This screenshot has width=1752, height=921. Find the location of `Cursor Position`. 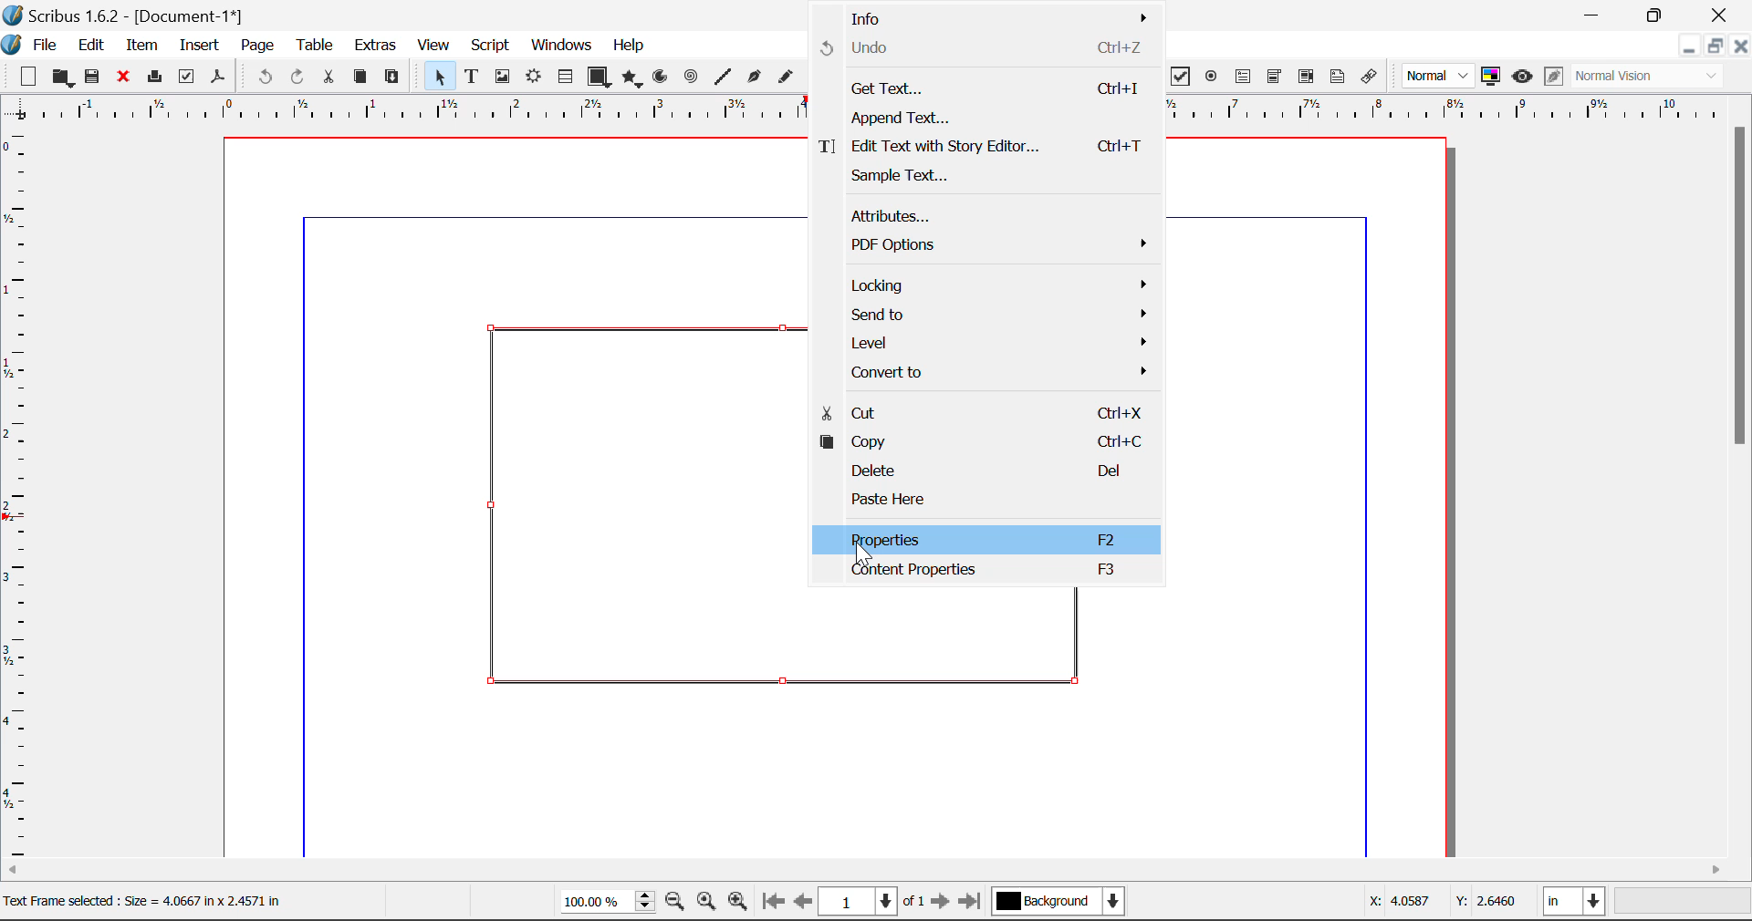

Cursor Position is located at coordinates (859, 545).